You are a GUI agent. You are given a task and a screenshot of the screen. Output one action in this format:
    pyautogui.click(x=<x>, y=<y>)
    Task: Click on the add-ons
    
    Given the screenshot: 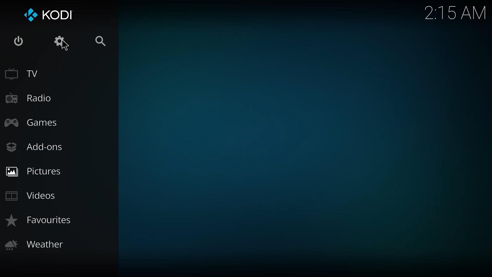 What is the action you would take?
    pyautogui.click(x=35, y=147)
    